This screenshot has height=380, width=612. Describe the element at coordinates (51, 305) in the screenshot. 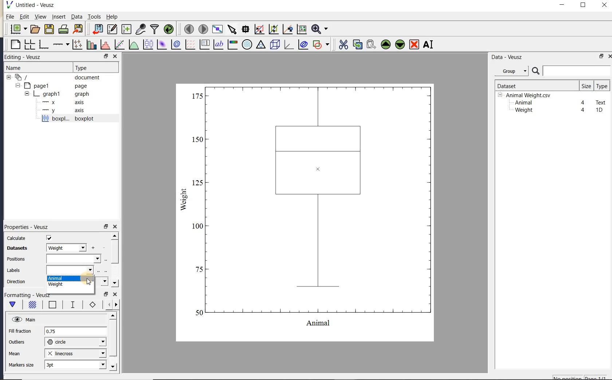

I see `box border` at that location.